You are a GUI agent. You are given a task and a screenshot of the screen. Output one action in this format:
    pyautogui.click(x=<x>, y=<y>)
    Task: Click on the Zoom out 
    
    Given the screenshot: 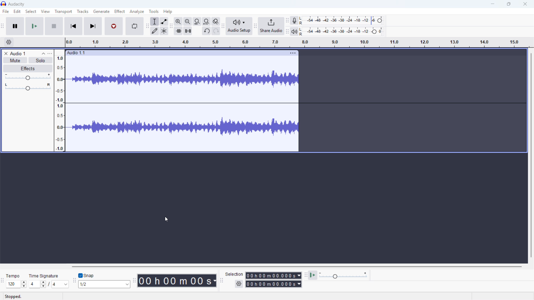 What is the action you would take?
    pyautogui.click(x=188, y=21)
    